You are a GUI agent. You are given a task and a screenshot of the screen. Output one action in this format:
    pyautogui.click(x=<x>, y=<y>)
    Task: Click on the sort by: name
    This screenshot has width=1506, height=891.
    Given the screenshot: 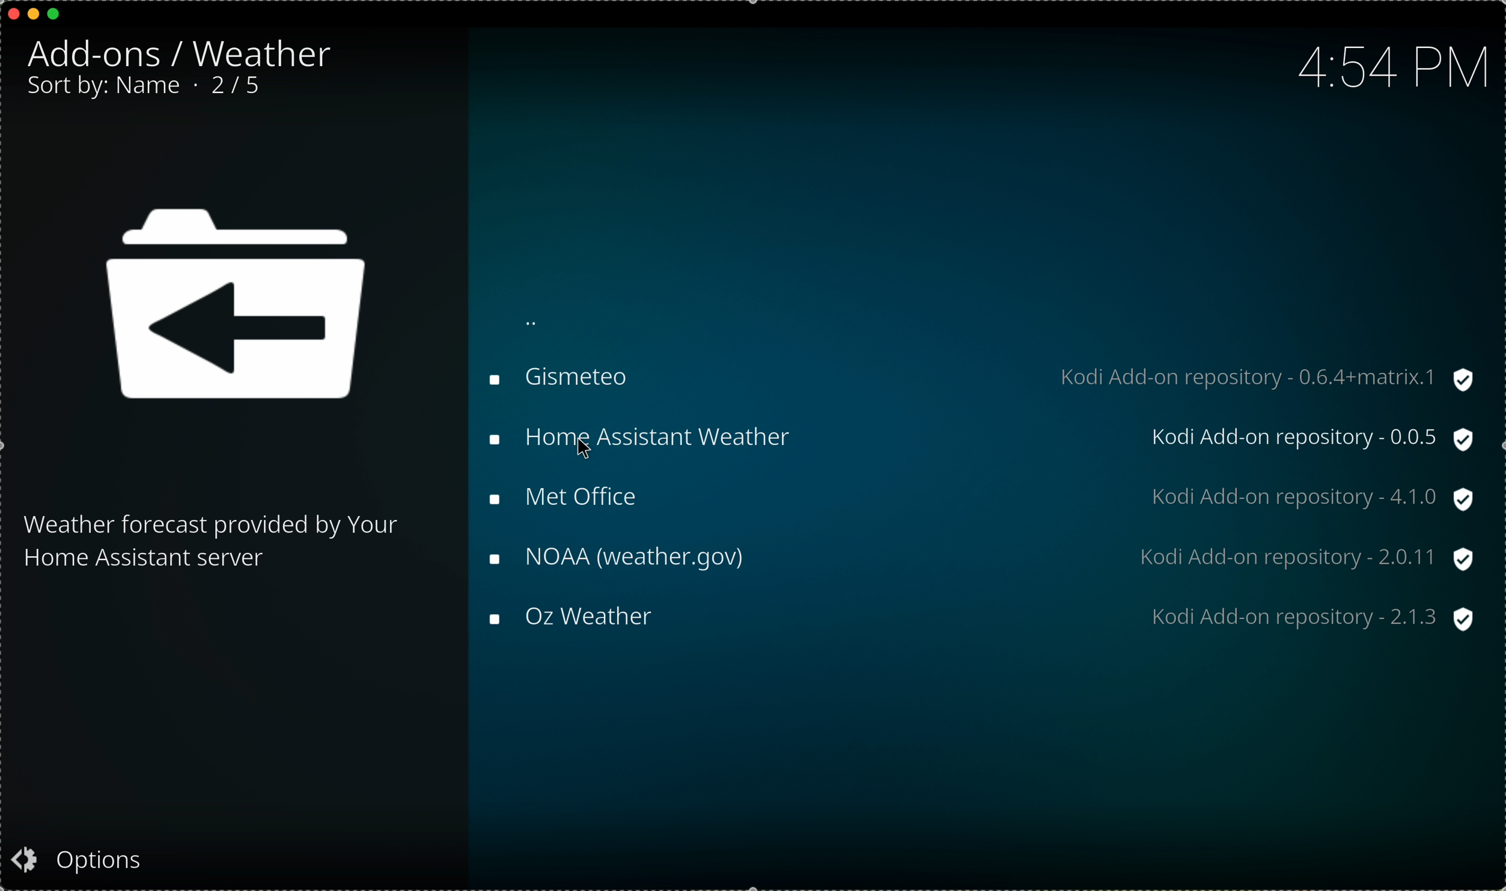 What is the action you would take?
    pyautogui.click(x=105, y=88)
    